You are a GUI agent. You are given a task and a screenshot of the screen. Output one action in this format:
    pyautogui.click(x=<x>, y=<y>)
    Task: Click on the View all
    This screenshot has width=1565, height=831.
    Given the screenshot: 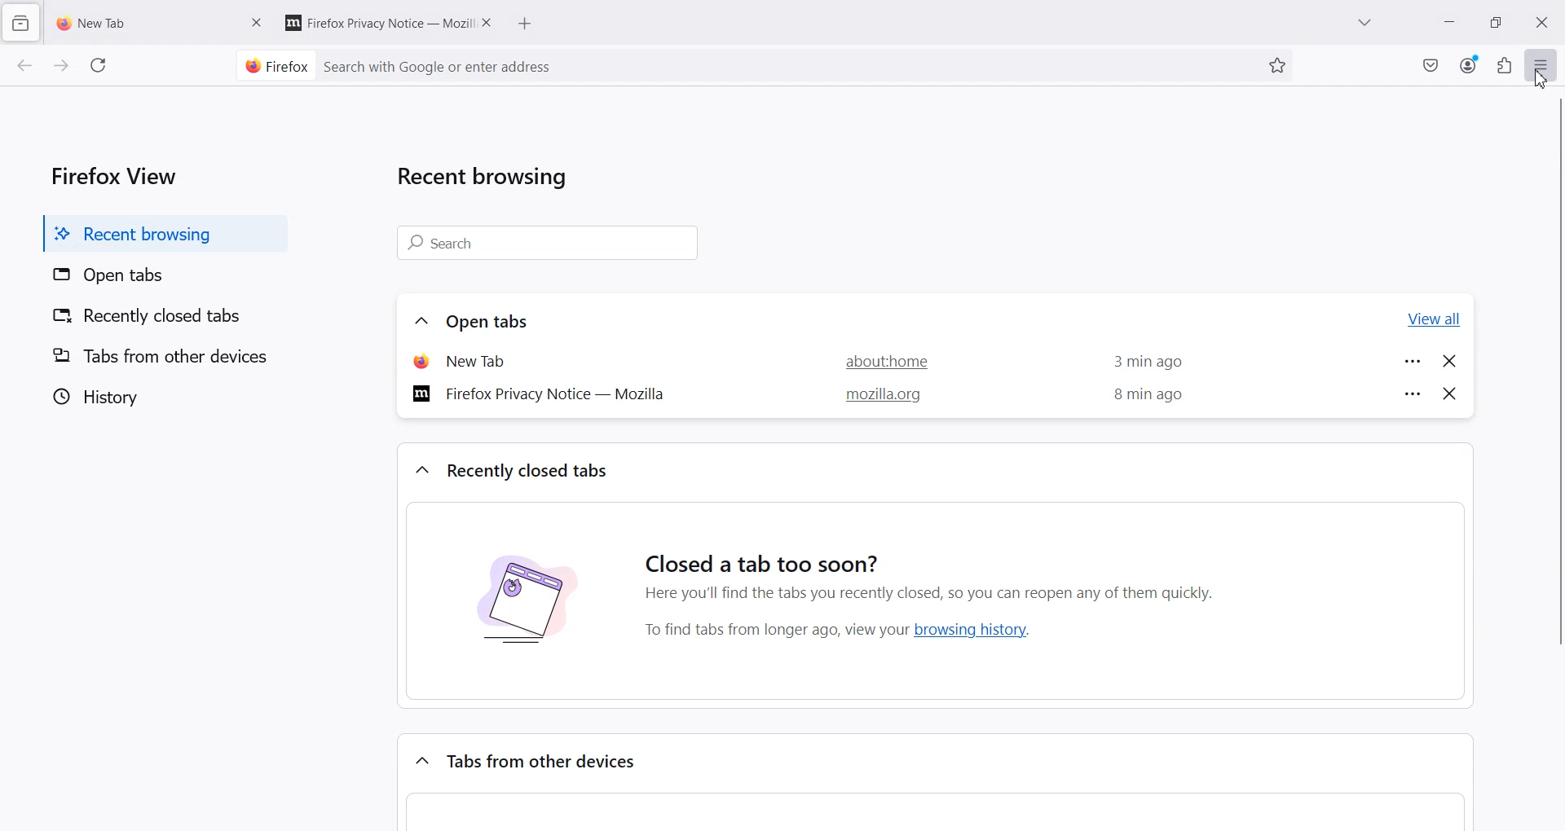 What is the action you would take?
    pyautogui.click(x=1435, y=320)
    